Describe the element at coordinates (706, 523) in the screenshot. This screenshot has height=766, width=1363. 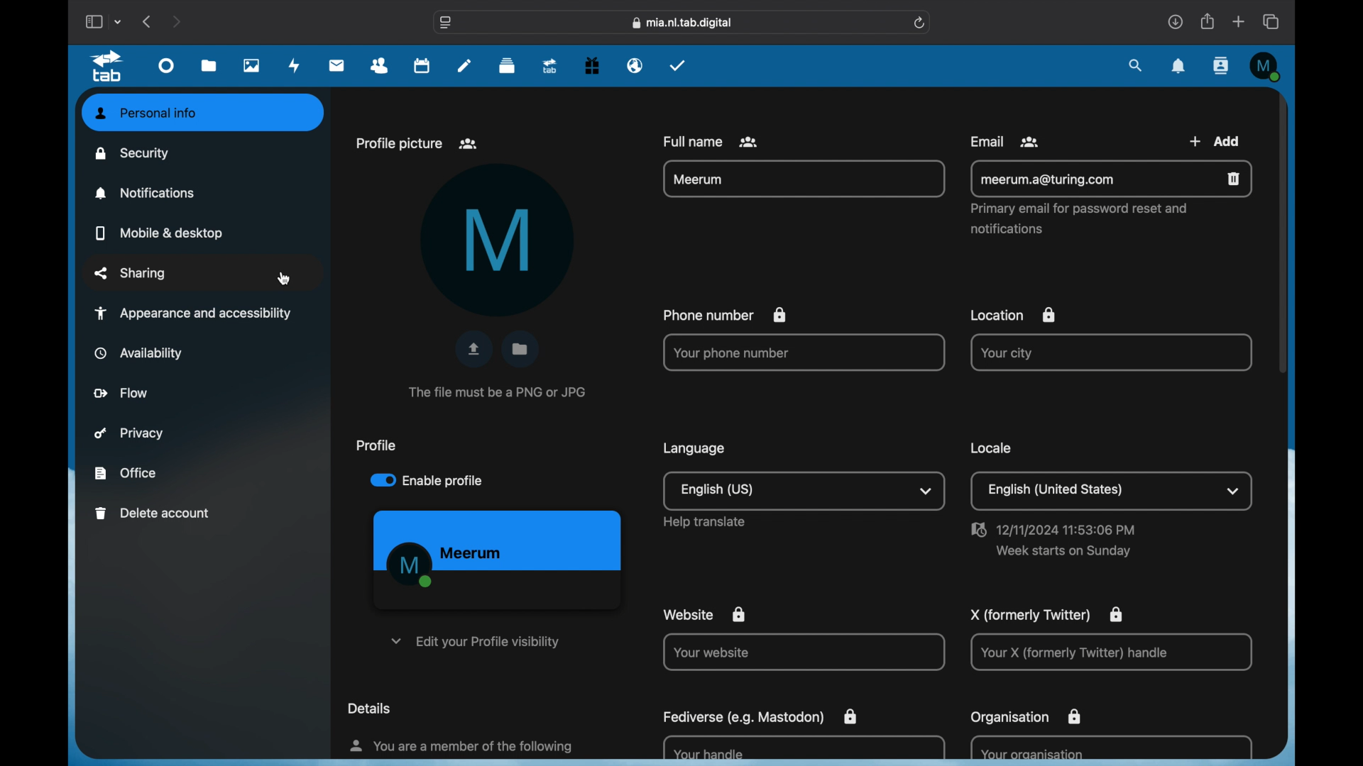
I see `` at that location.